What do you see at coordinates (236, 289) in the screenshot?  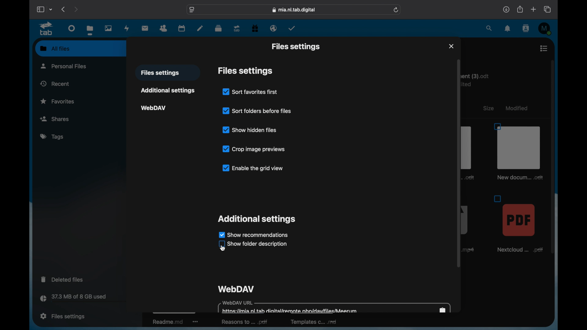 I see `webdav` at bounding box center [236, 289].